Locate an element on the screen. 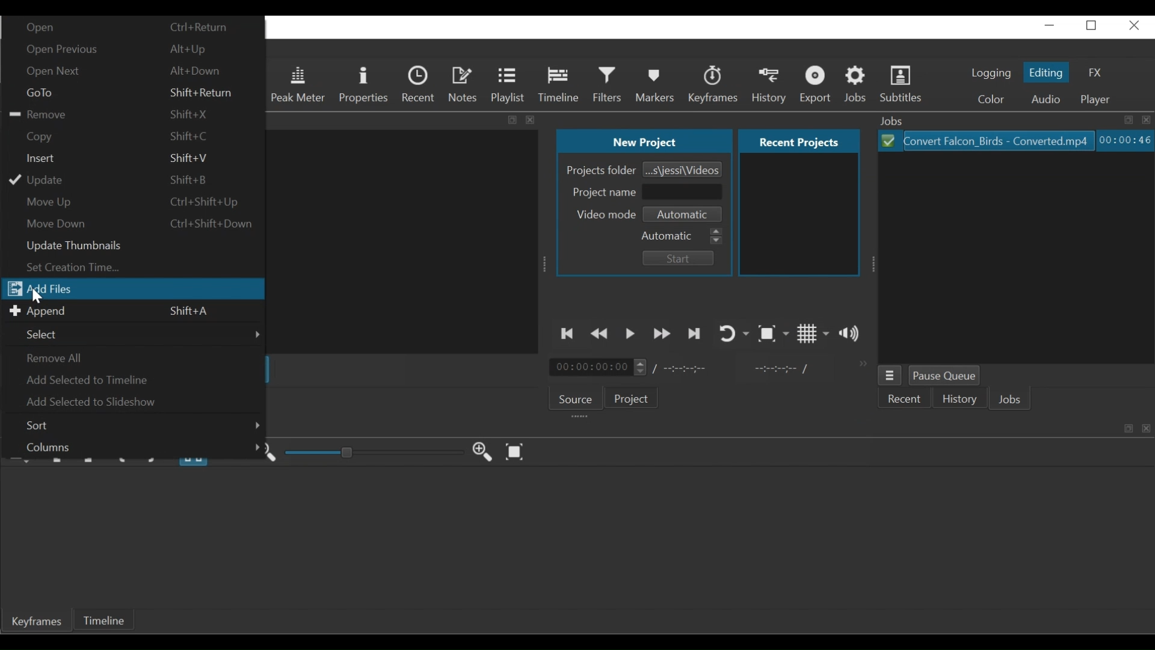 The width and height of the screenshot is (1155, 650). Append is located at coordinates (129, 312).